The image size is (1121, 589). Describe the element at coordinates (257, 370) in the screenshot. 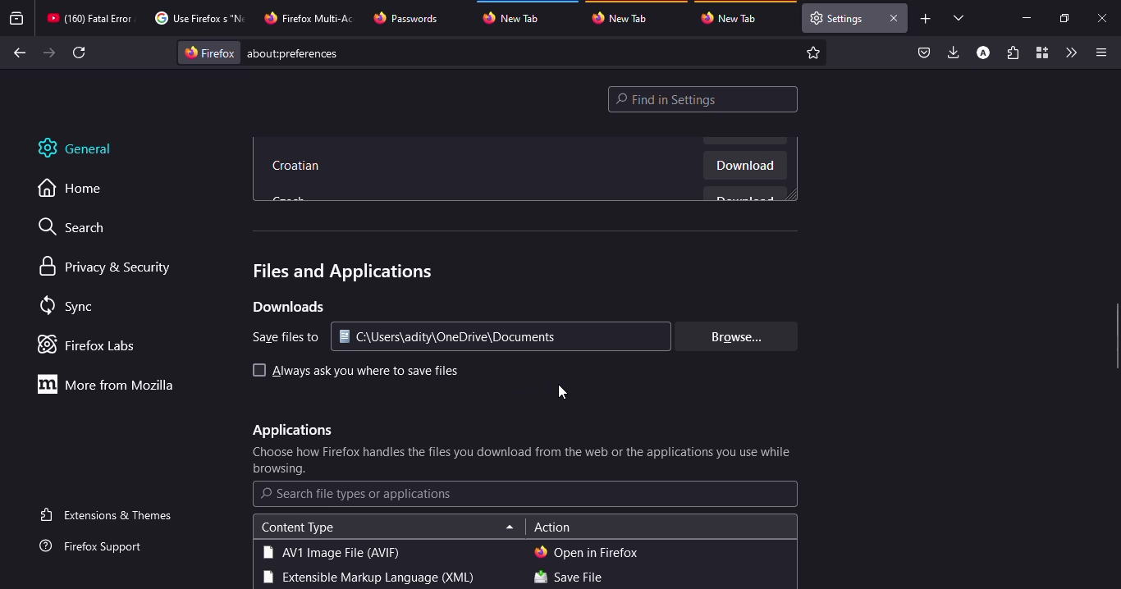

I see `select` at that location.